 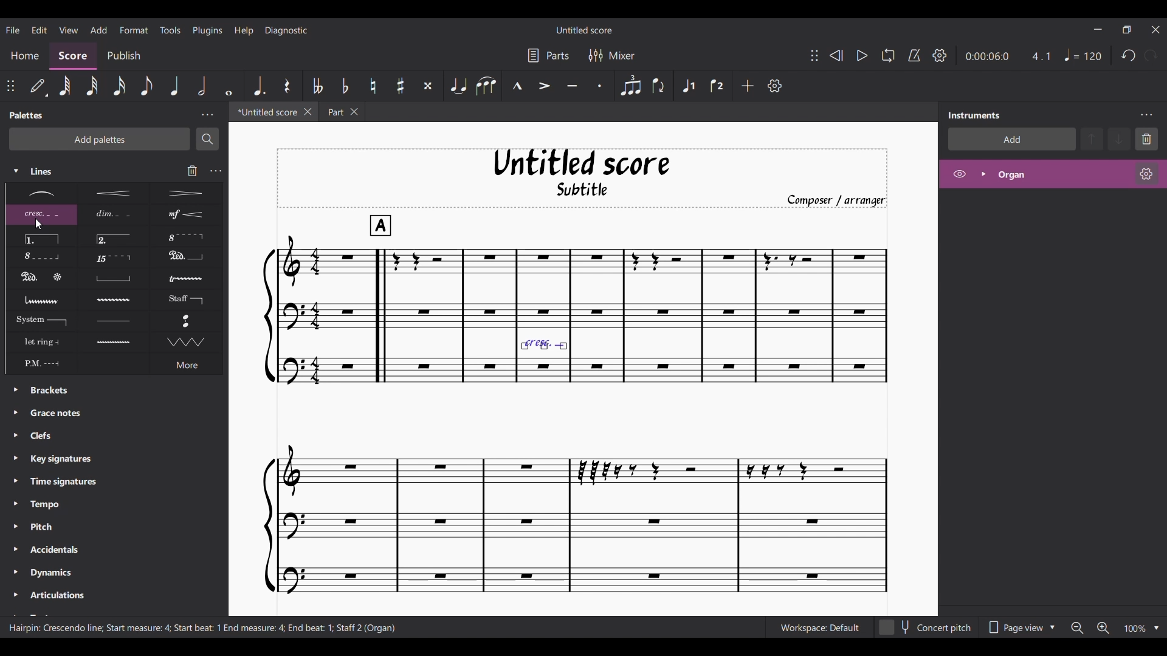 I want to click on Current selection in Line palette highlighted, so click(x=41, y=215).